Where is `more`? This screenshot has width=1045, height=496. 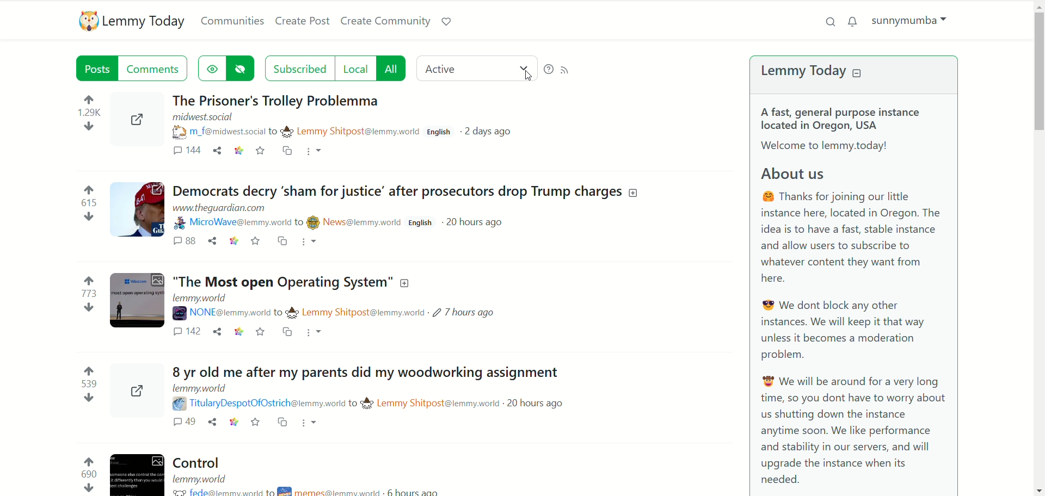
more is located at coordinates (313, 243).